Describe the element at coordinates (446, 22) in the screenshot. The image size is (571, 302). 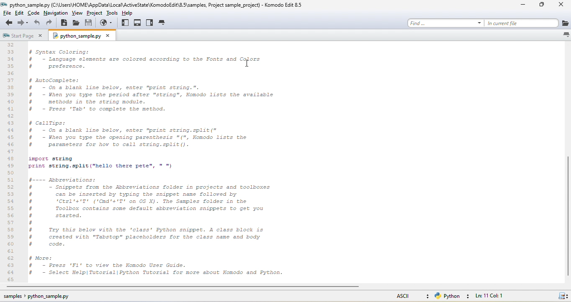
I see `find` at that location.